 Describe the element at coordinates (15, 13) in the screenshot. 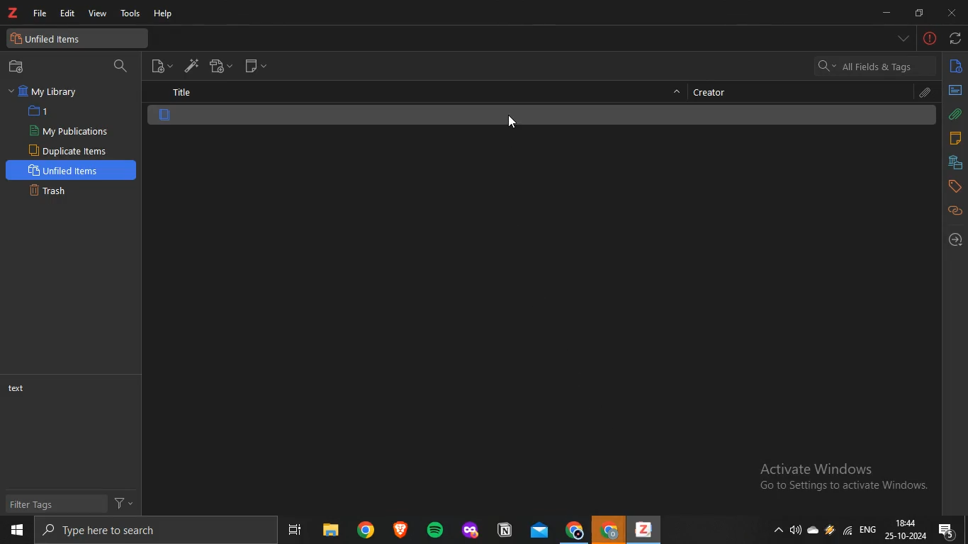

I see `text` at that location.